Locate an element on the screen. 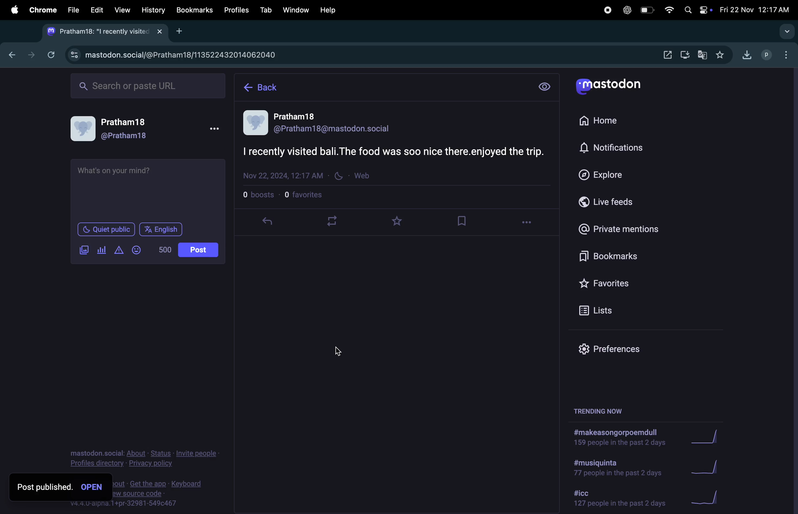 The height and width of the screenshot is (514, 798). bookmarks is located at coordinates (195, 10).